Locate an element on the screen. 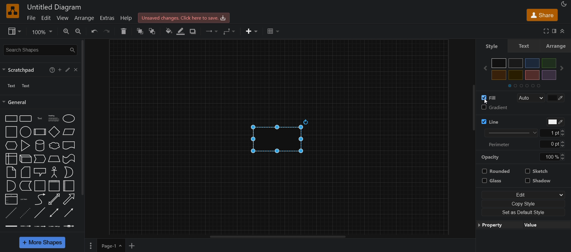  bidirectional arrow is located at coordinates (55, 199).